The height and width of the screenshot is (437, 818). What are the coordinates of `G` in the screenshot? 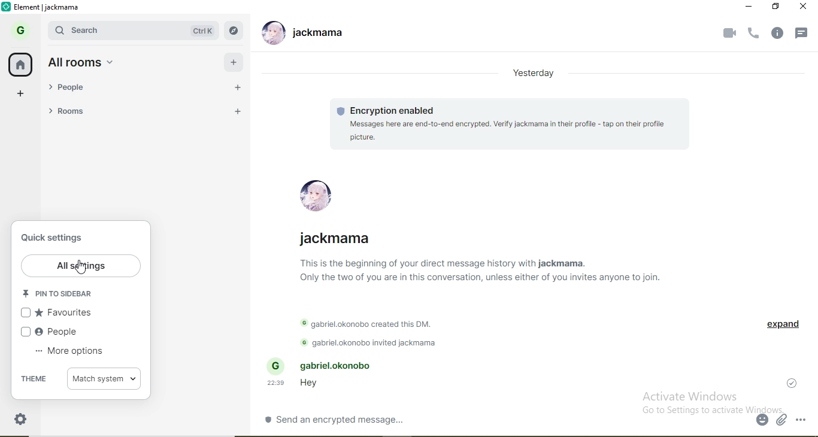 It's located at (18, 31).